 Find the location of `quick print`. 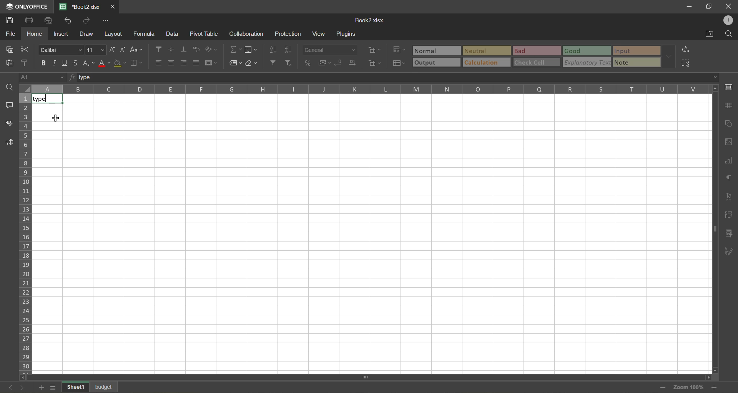

quick print is located at coordinates (51, 21).